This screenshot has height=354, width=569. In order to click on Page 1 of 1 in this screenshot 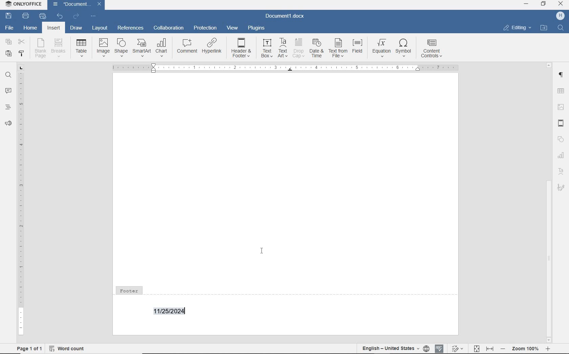, I will do `click(27, 348)`.